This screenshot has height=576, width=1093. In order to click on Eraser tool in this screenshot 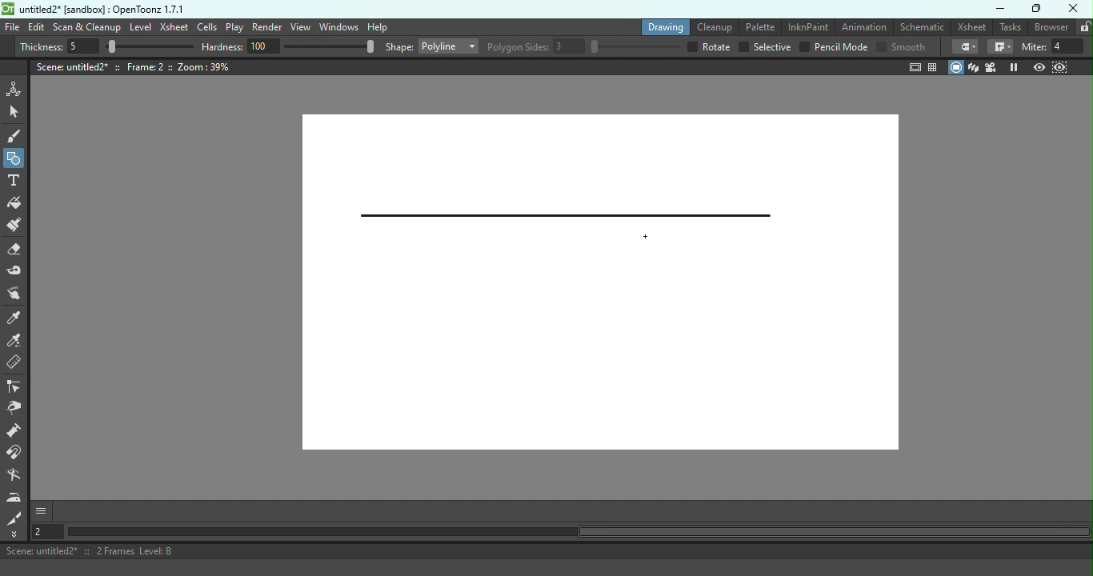, I will do `click(17, 252)`.